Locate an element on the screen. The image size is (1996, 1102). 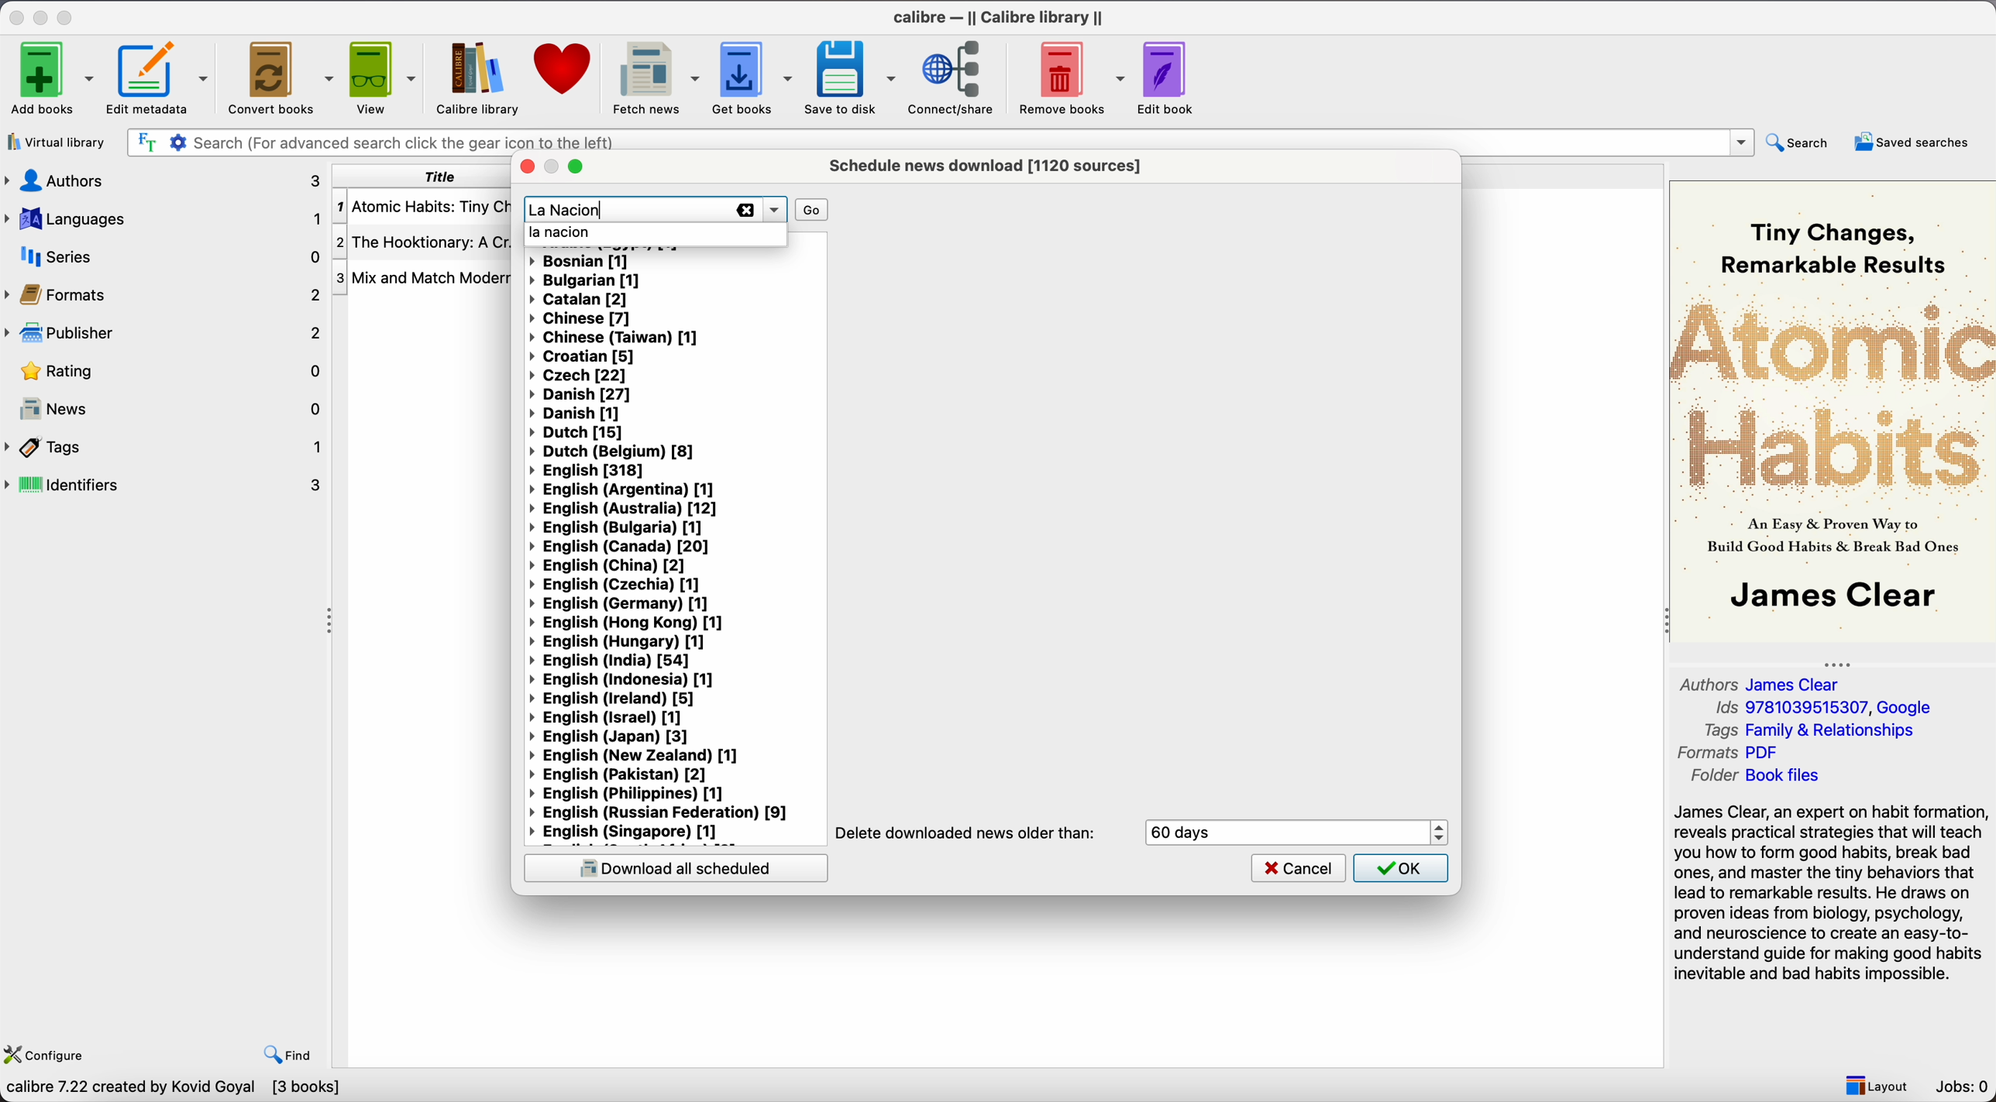
English (New Zealand) is located at coordinates (642, 757).